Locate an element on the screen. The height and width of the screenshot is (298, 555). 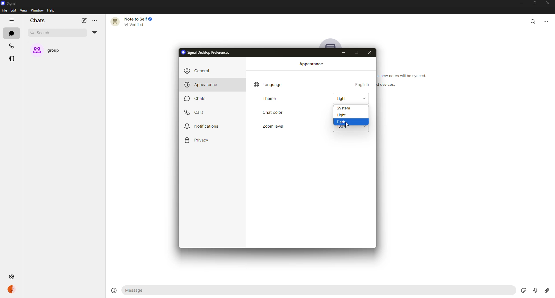
stickers is located at coordinates (523, 290).